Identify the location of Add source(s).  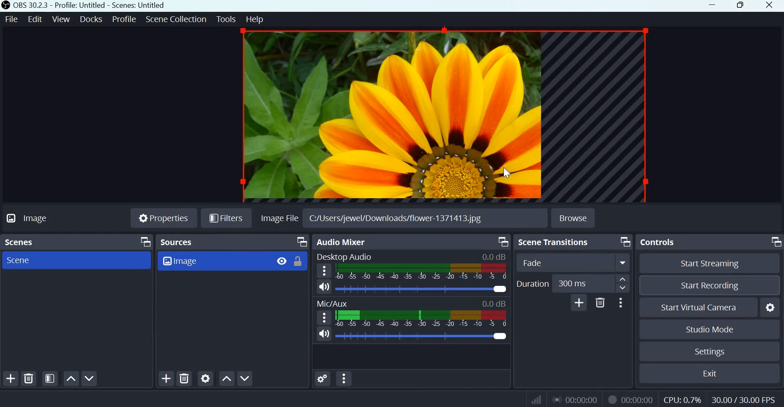
(167, 377).